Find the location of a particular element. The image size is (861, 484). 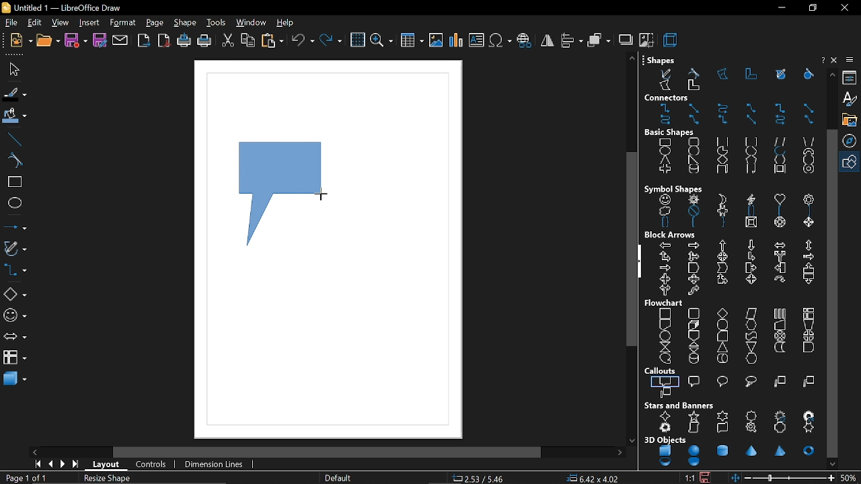

shadow is located at coordinates (625, 39).